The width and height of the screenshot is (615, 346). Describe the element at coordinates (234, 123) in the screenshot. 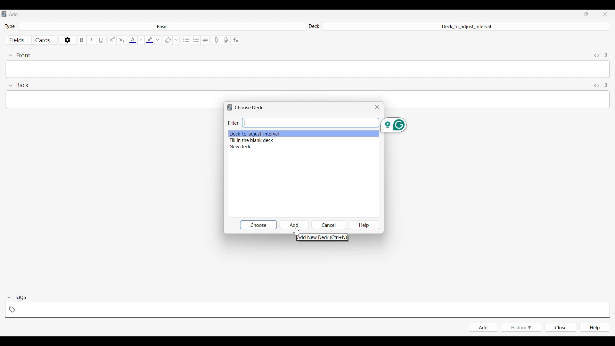

I see `Indicates Filter input` at that location.